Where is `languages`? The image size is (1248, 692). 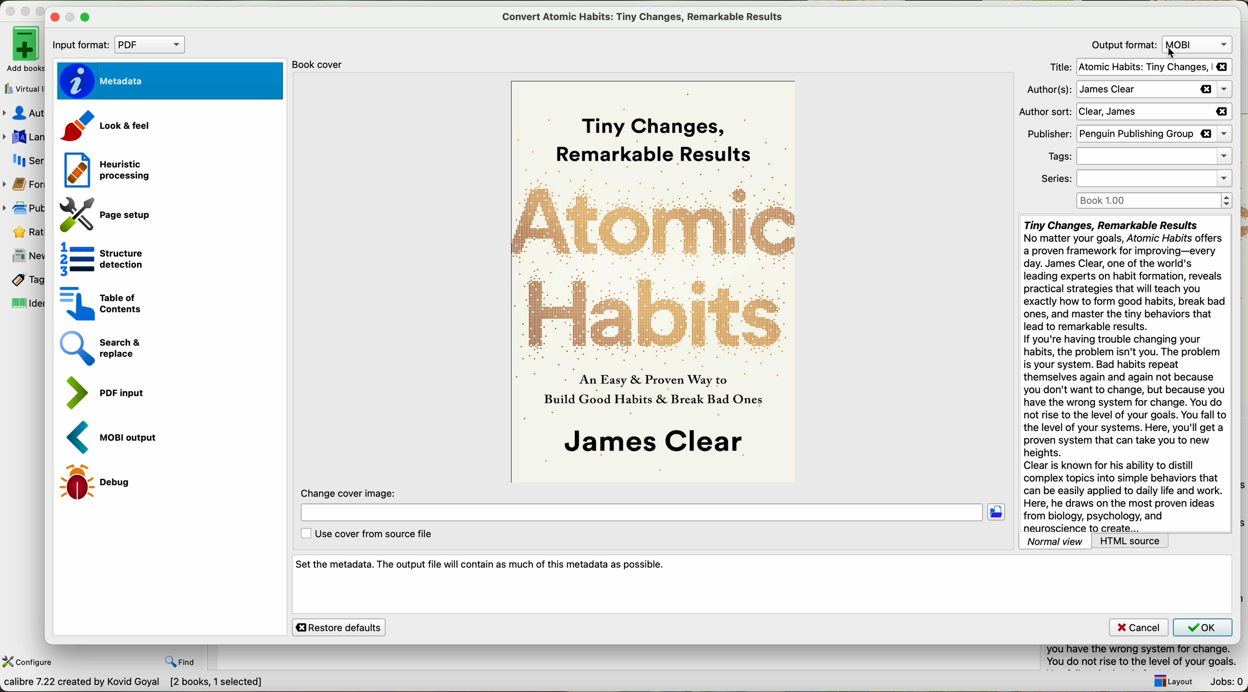 languages is located at coordinates (23, 137).